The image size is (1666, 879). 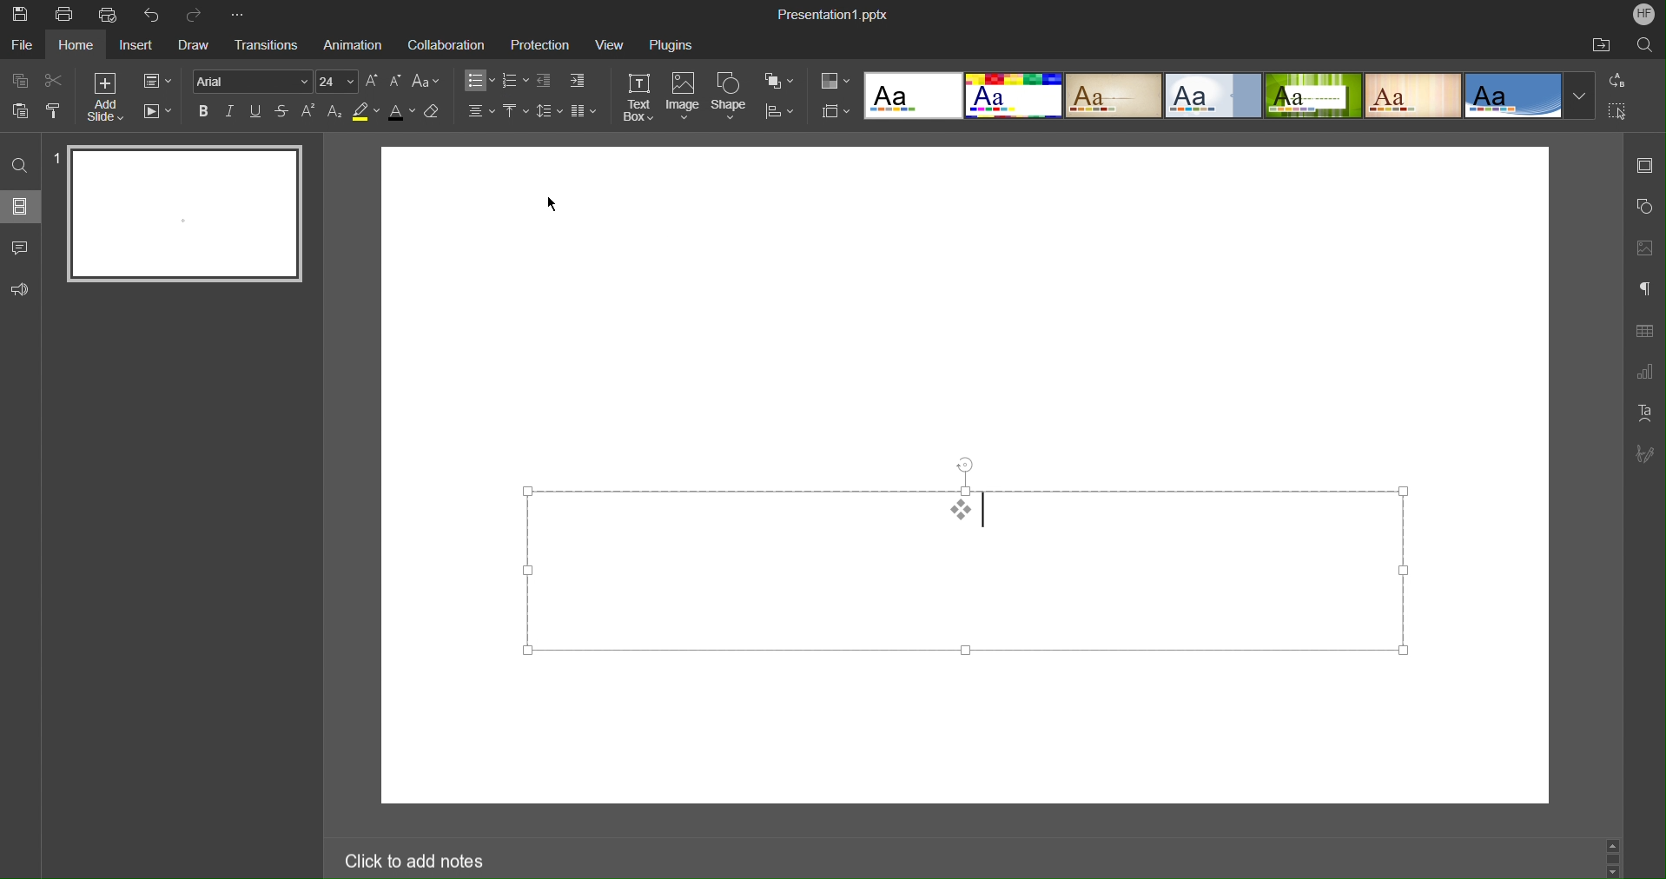 What do you see at coordinates (1011, 96) in the screenshot?
I see `template` at bounding box center [1011, 96].